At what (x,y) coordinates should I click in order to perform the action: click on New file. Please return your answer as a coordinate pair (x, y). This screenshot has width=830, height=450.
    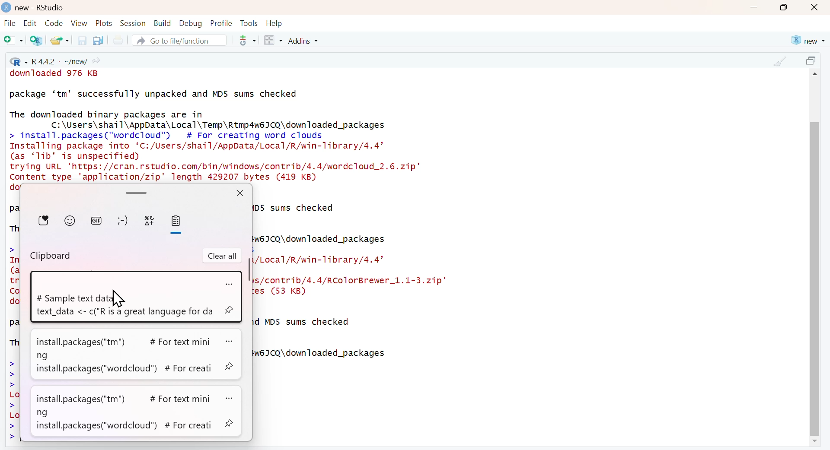
    Looking at the image, I should click on (13, 41).